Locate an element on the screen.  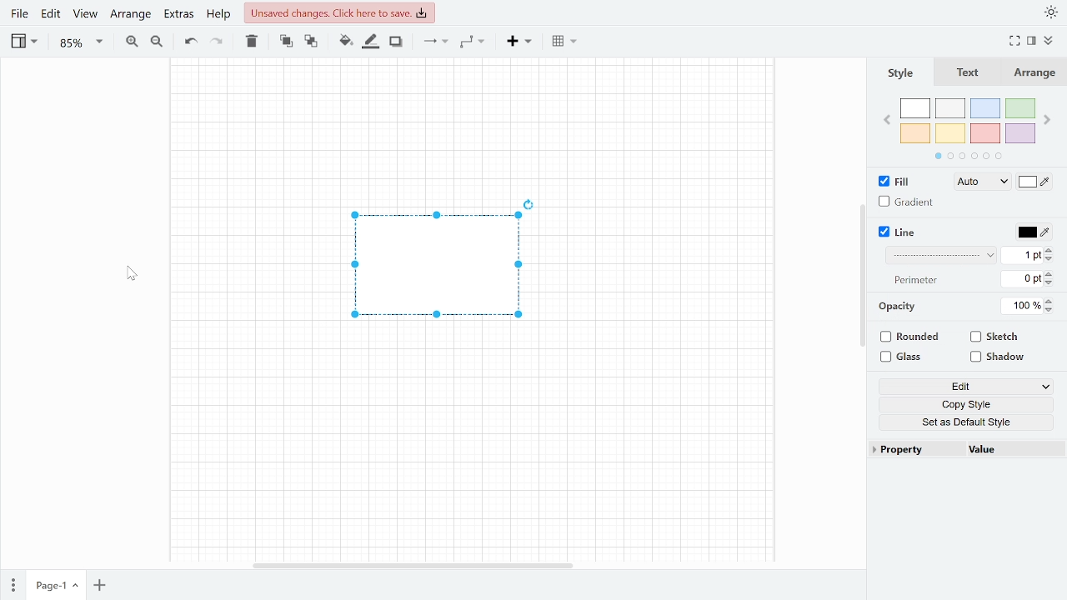
Previous is located at coordinates (888, 121).